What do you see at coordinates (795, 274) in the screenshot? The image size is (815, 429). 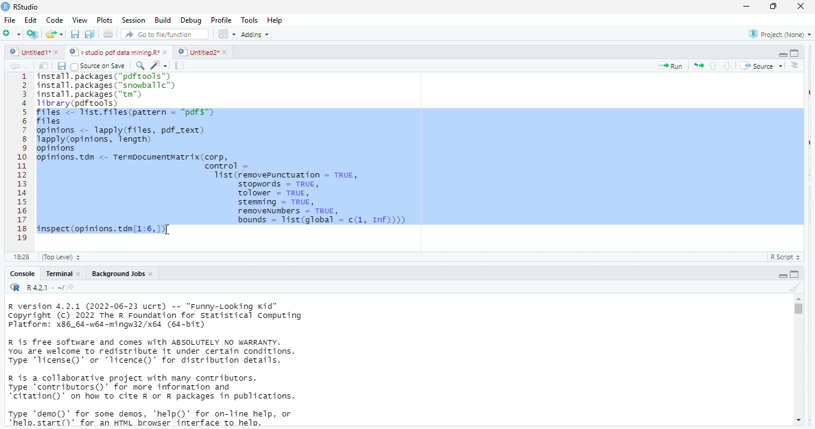 I see `hide console` at bounding box center [795, 274].